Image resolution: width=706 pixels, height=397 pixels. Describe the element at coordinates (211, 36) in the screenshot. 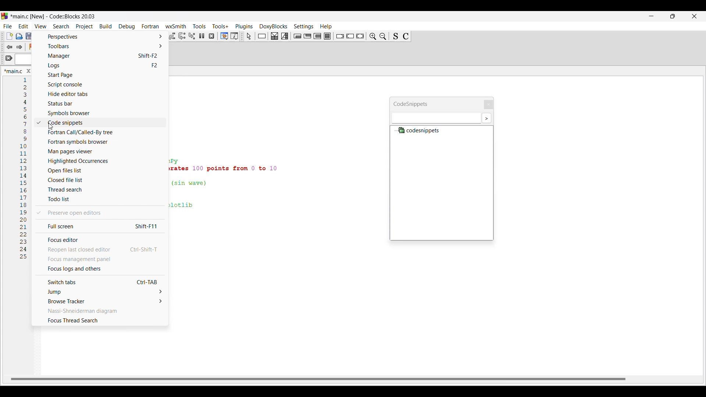

I see `Stop debugger` at that location.